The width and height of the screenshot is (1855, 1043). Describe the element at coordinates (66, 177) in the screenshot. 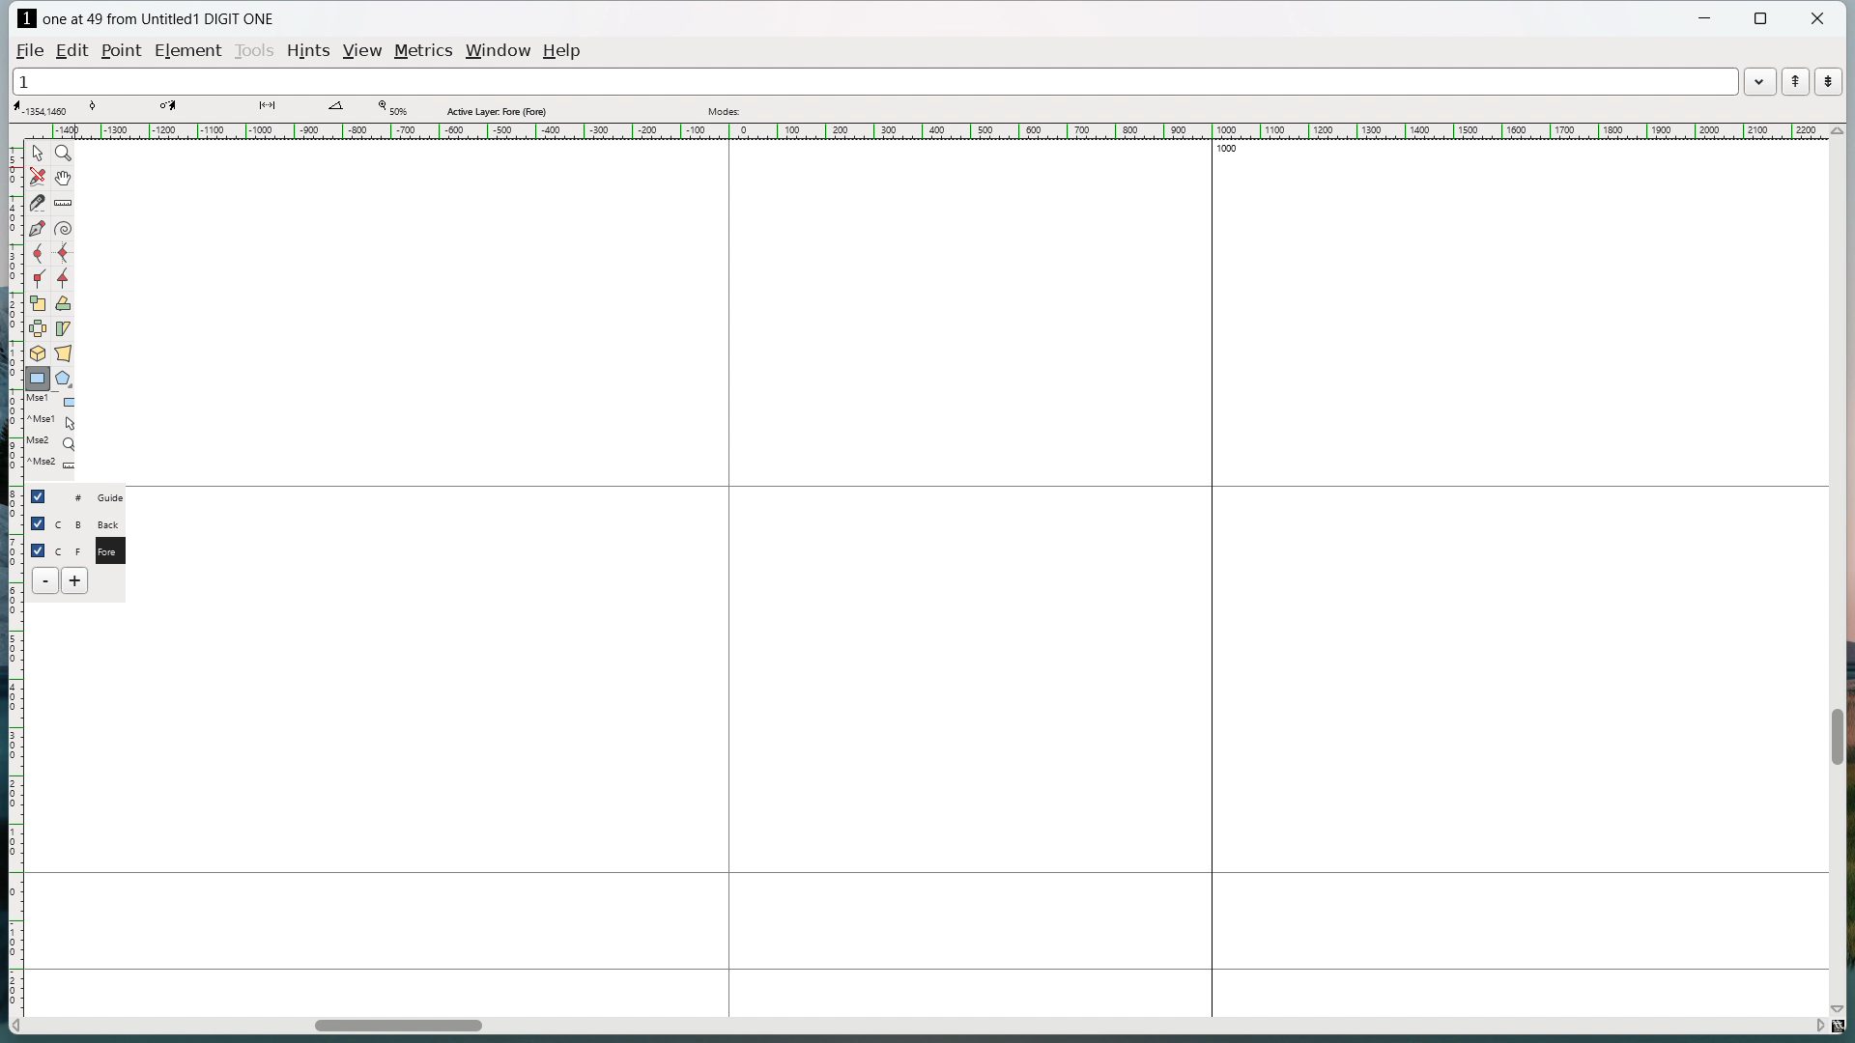

I see `scroll by hand` at that location.